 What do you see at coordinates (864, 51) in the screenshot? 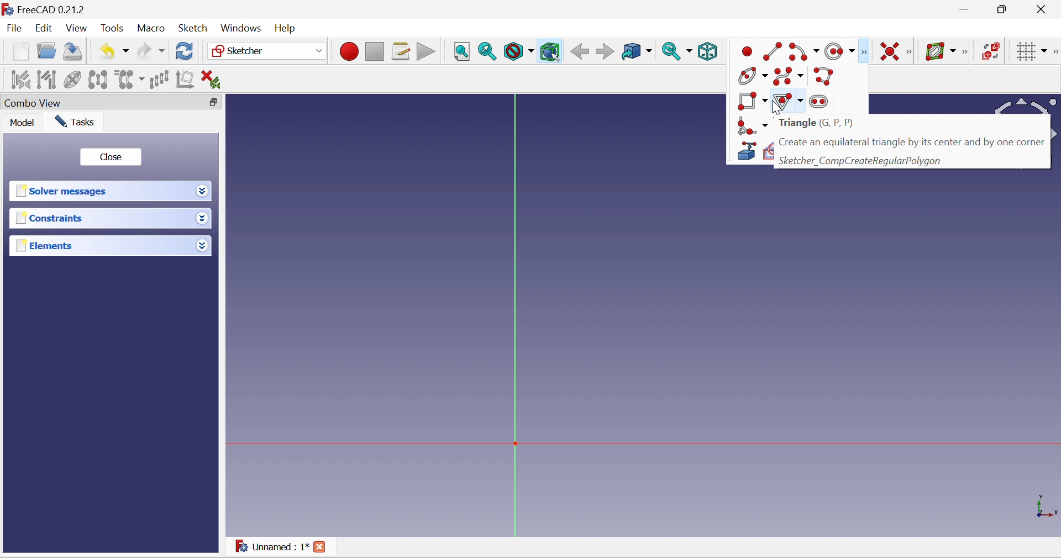
I see `[Sketcher geometries]` at bounding box center [864, 51].